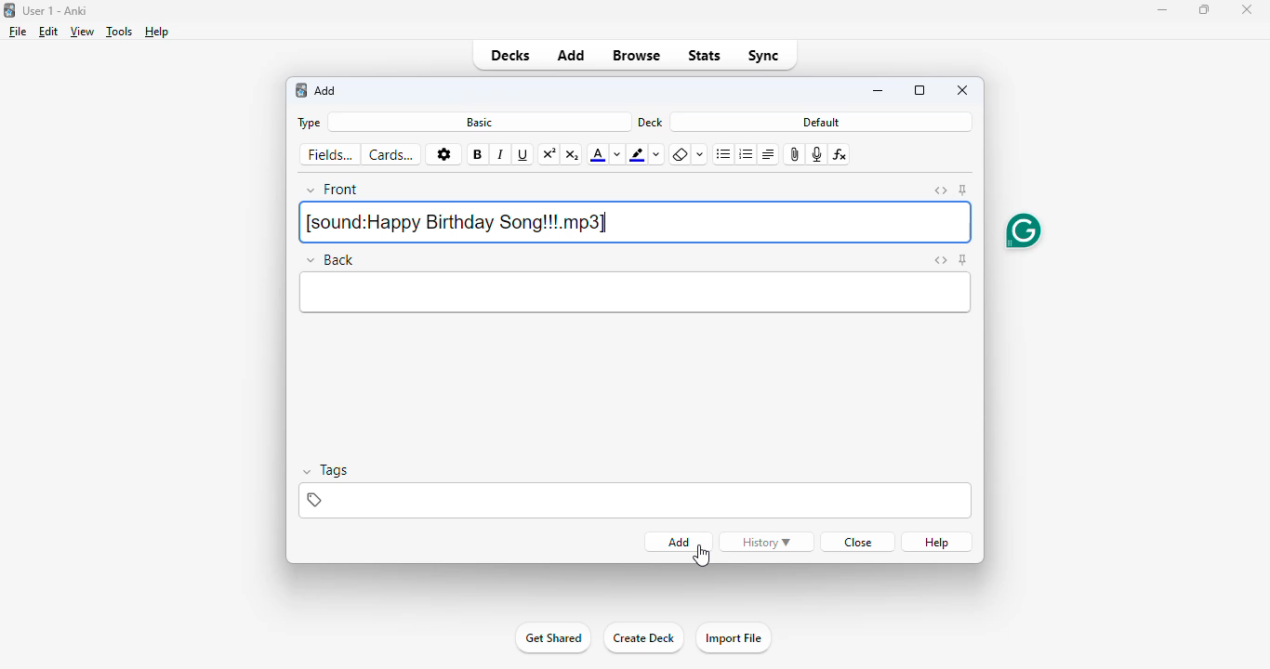  What do you see at coordinates (919, 90) in the screenshot?
I see `maximize` at bounding box center [919, 90].